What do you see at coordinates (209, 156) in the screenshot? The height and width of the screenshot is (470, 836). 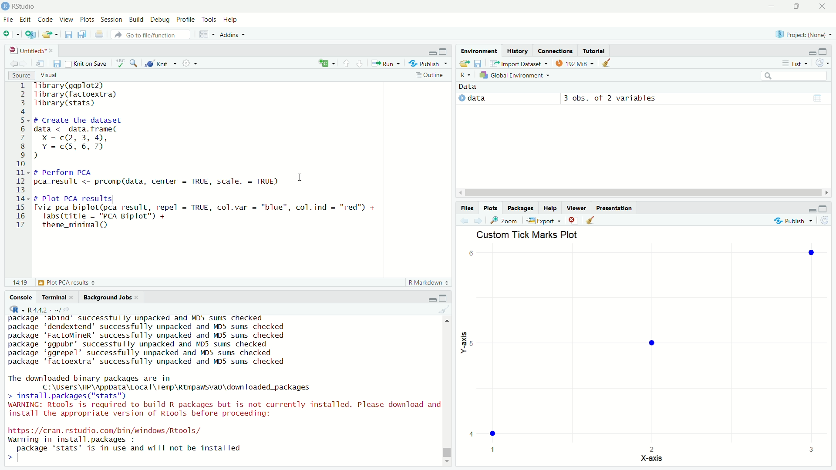 I see `Tibrary(ggplot2)
Tibrary(factoextra)
Tibrary(stats)
# Create the dataset
data <- data. frame(
X =c(2, 3, 4,
Y=c(5,6,7)
)
# perform PCA I
pca_result <- prcomp(data, center = TRUE, scale. = TRUE)
# Plot PCA results|
fviz_pca_biplot(pca_result, repel = TRUE, col.var = "blue", col.ind = "red") +
labs (title = "PCA Biplot") +
theme_minimal()` at bounding box center [209, 156].